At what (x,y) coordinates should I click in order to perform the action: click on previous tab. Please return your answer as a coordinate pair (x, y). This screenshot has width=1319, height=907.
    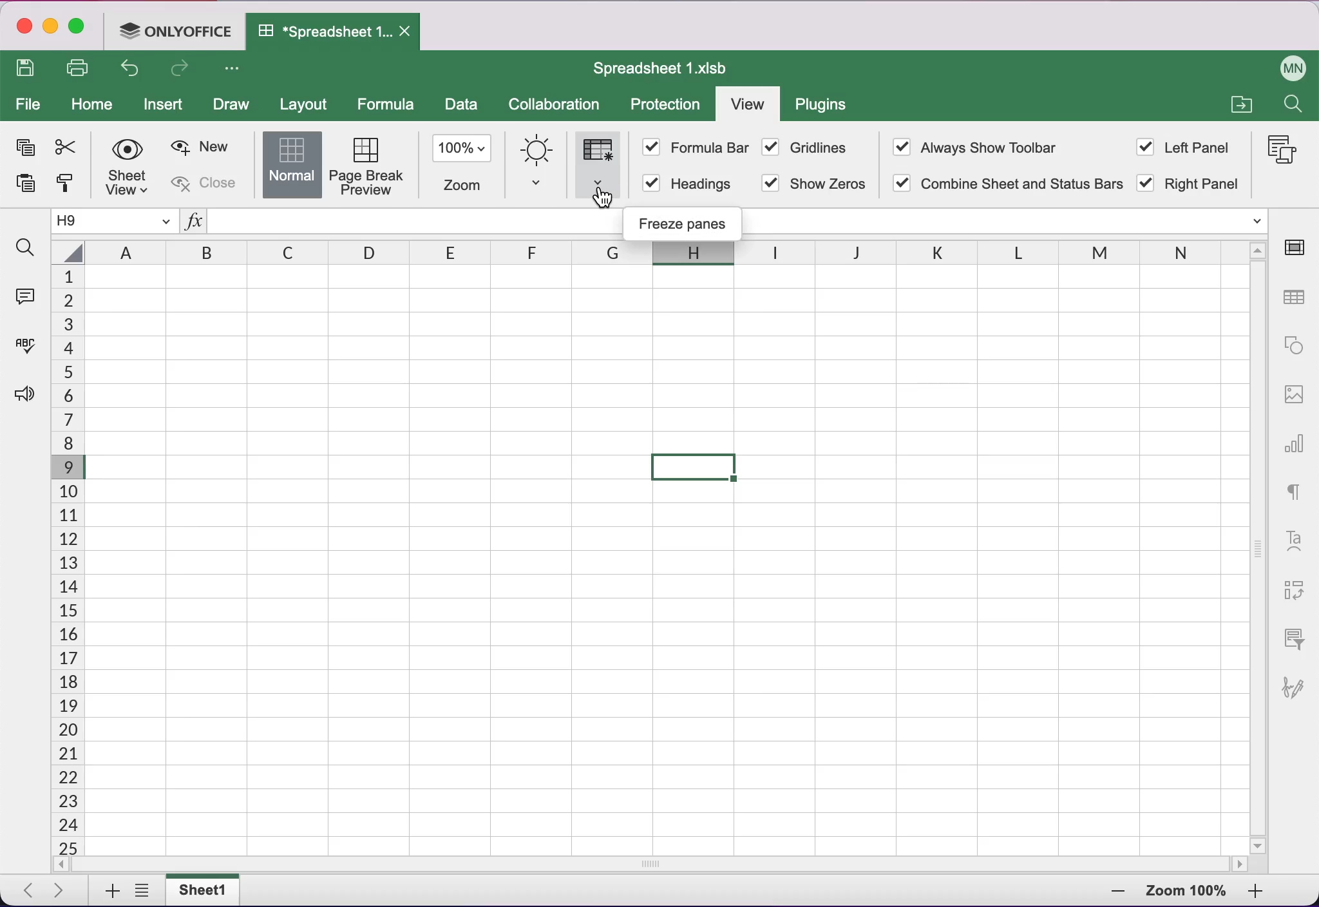
    Looking at the image, I should click on (26, 891).